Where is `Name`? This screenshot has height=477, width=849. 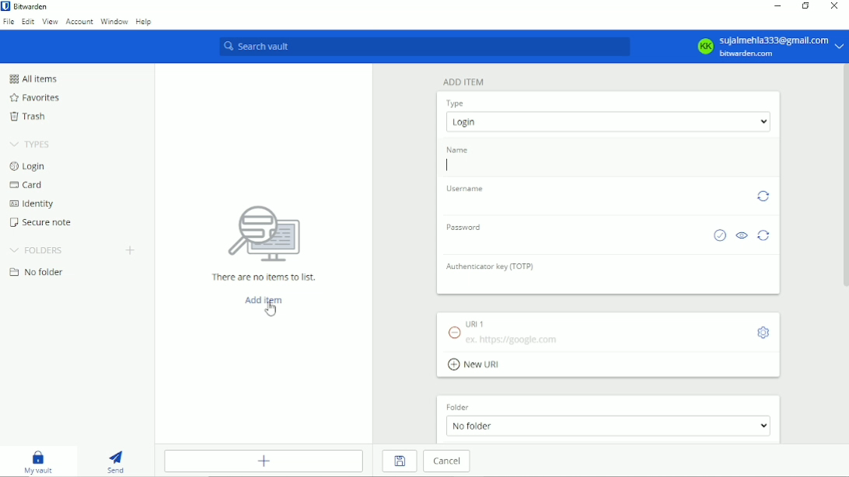
Name is located at coordinates (456, 150).